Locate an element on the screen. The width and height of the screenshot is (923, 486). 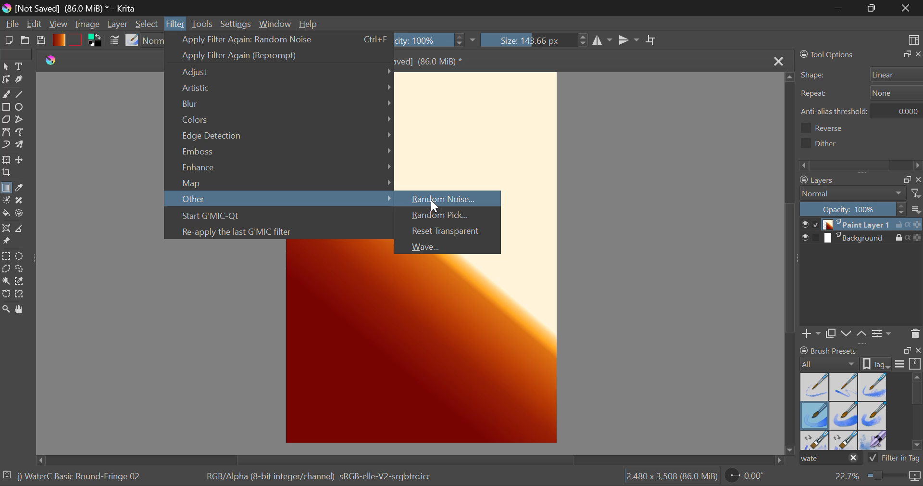
Polyline is located at coordinates (21, 120).